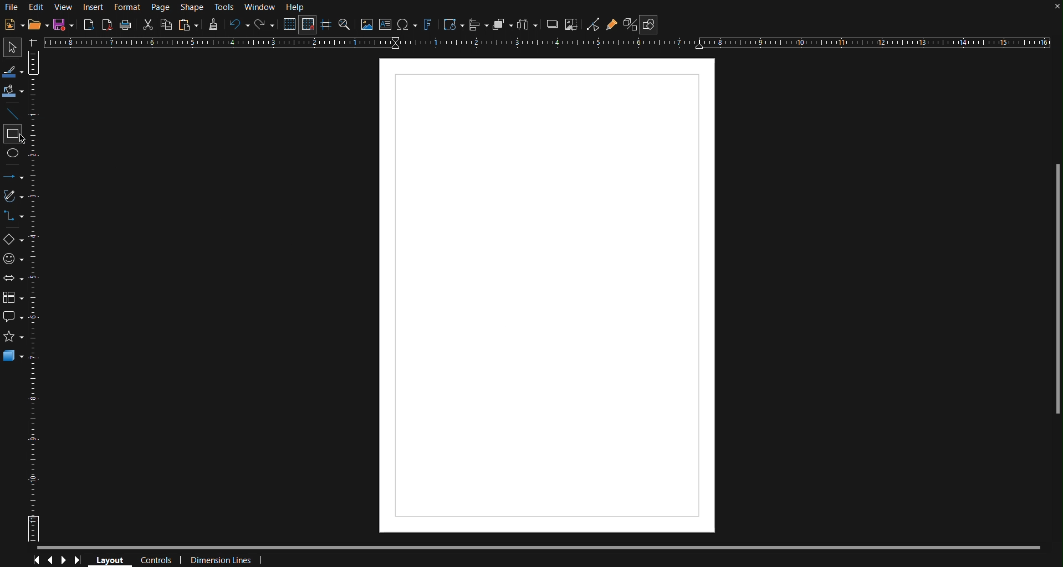 This screenshot has height=567, width=1063. Describe the element at coordinates (11, 8) in the screenshot. I see `File` at that location.